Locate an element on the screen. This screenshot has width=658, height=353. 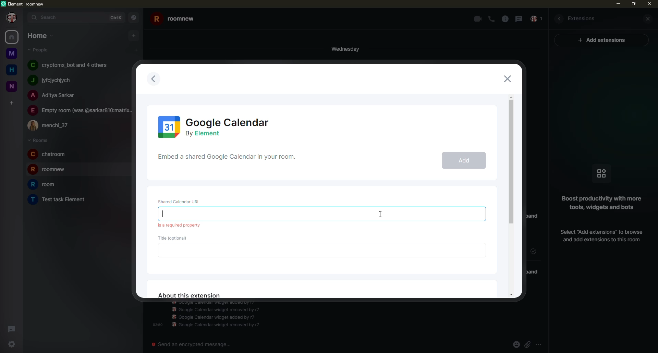
message is located at coordinates (520, 19).